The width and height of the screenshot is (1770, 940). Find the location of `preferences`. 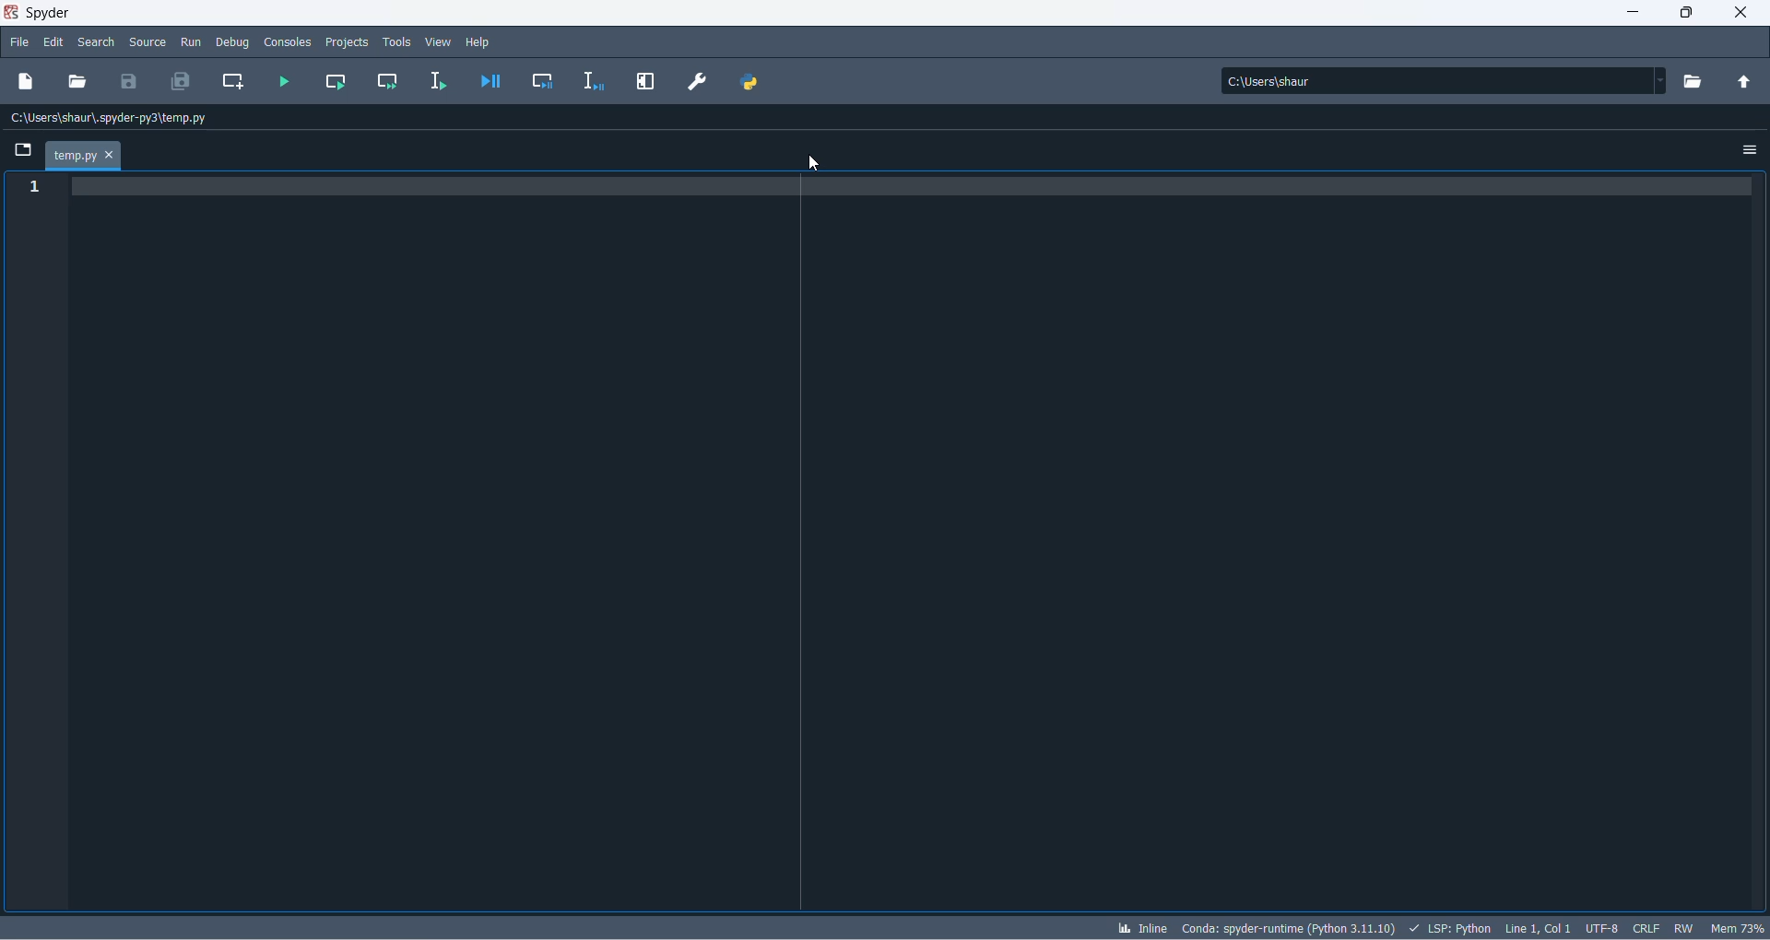

preferences is located at coordinates (699, 81).